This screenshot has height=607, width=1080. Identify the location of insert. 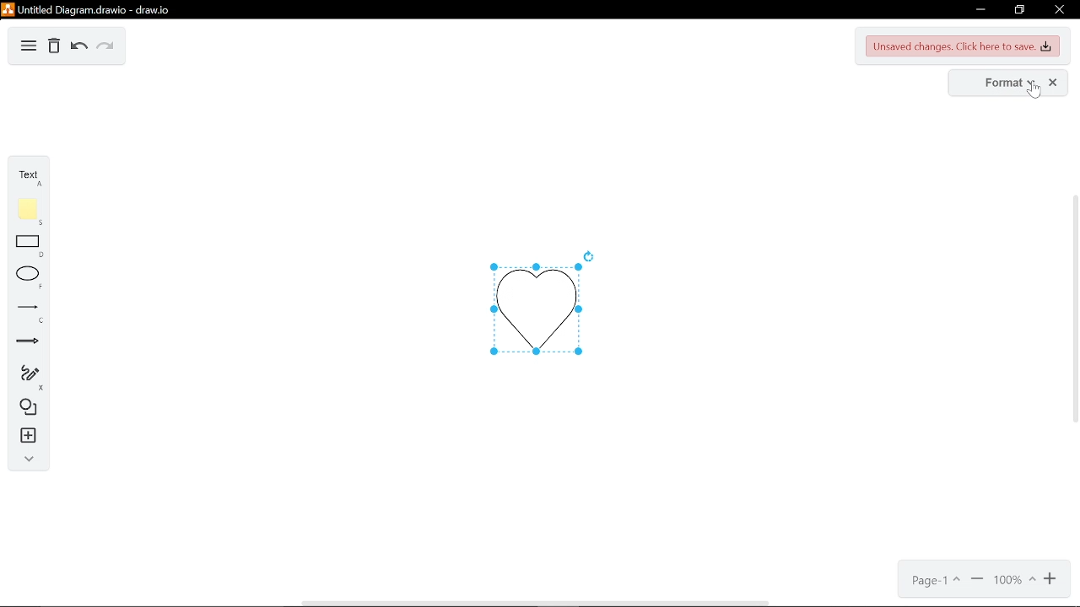
(26, 435).